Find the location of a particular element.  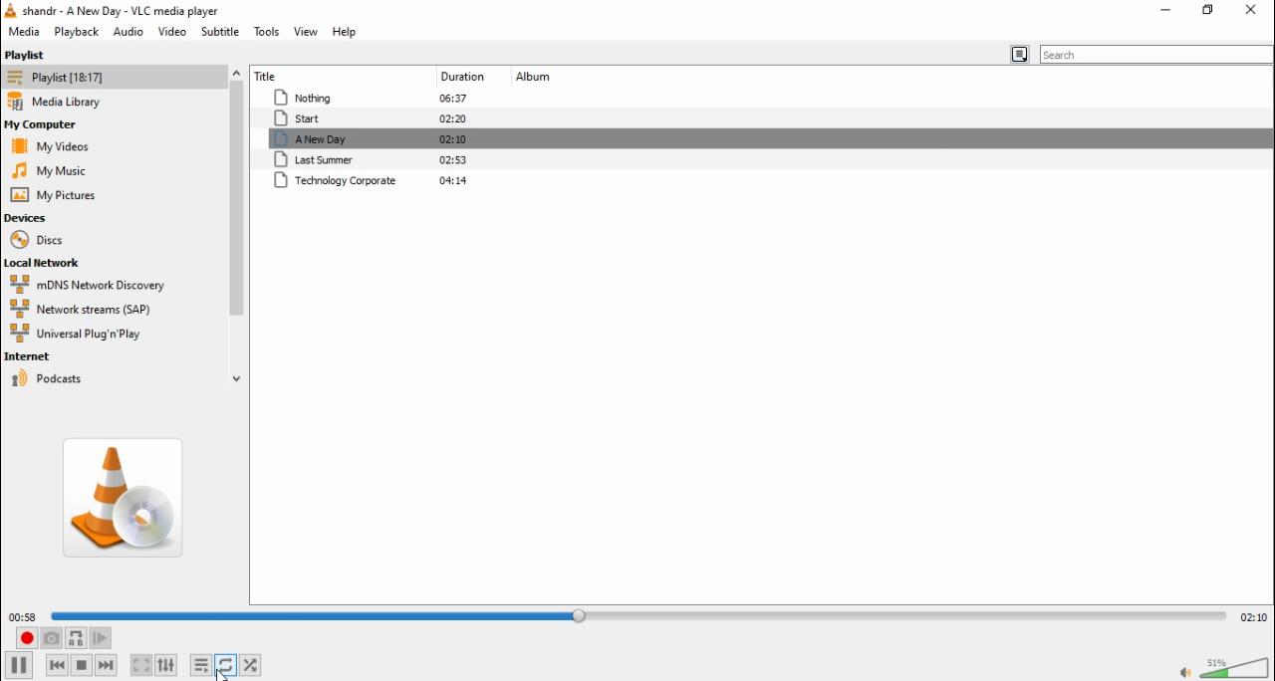

network streams is located at coordinates (87, 311).